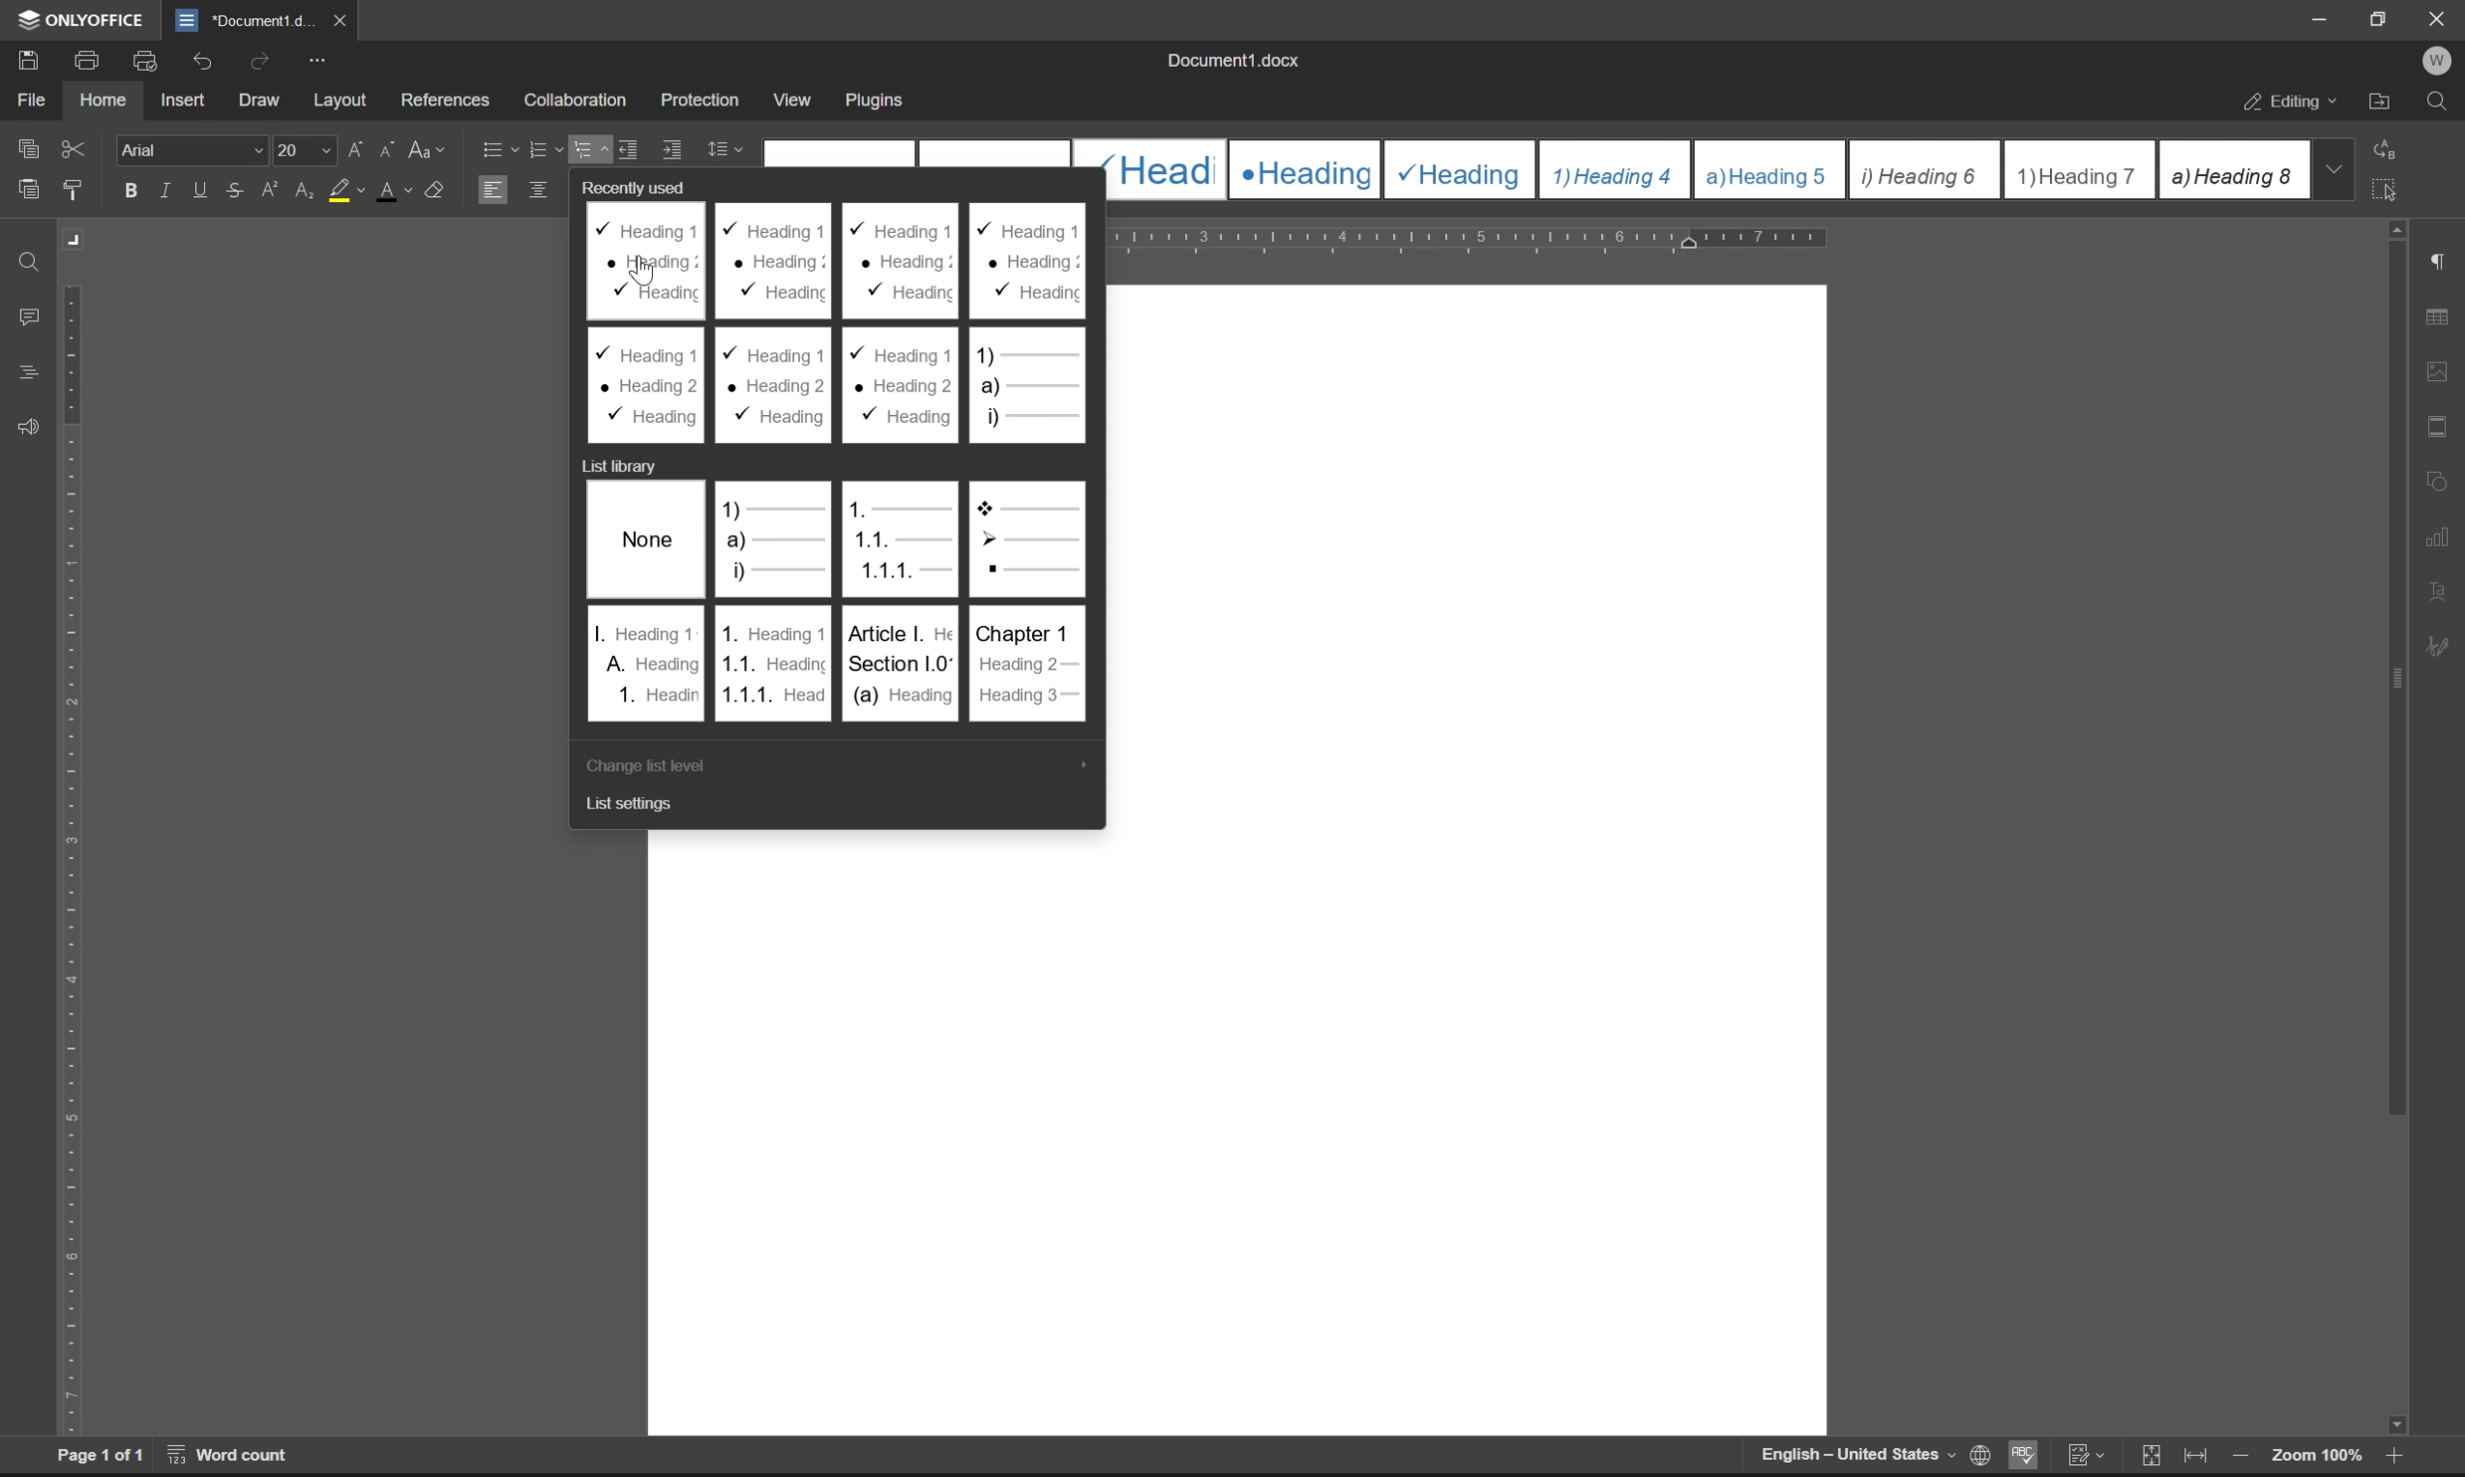 The height and width of the screenshot is (1477, 2465). Describe the element at coordinates (2316, 1458) in the screenshot. I see `zoom 100%` at that location.